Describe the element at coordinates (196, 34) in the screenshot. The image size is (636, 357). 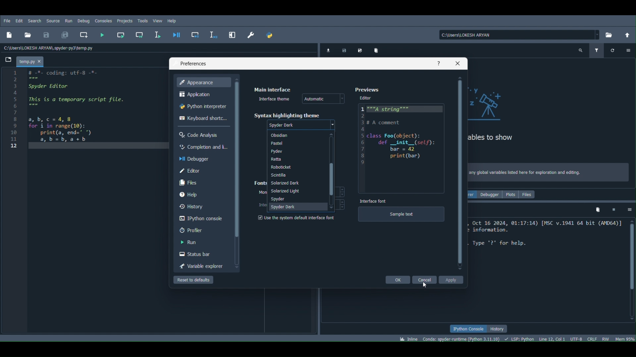
I see `Debug cell` at that location.